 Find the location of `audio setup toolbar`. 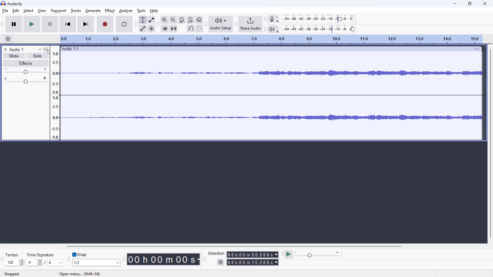

audio setup toolbar is located at coordinates (206, 24).